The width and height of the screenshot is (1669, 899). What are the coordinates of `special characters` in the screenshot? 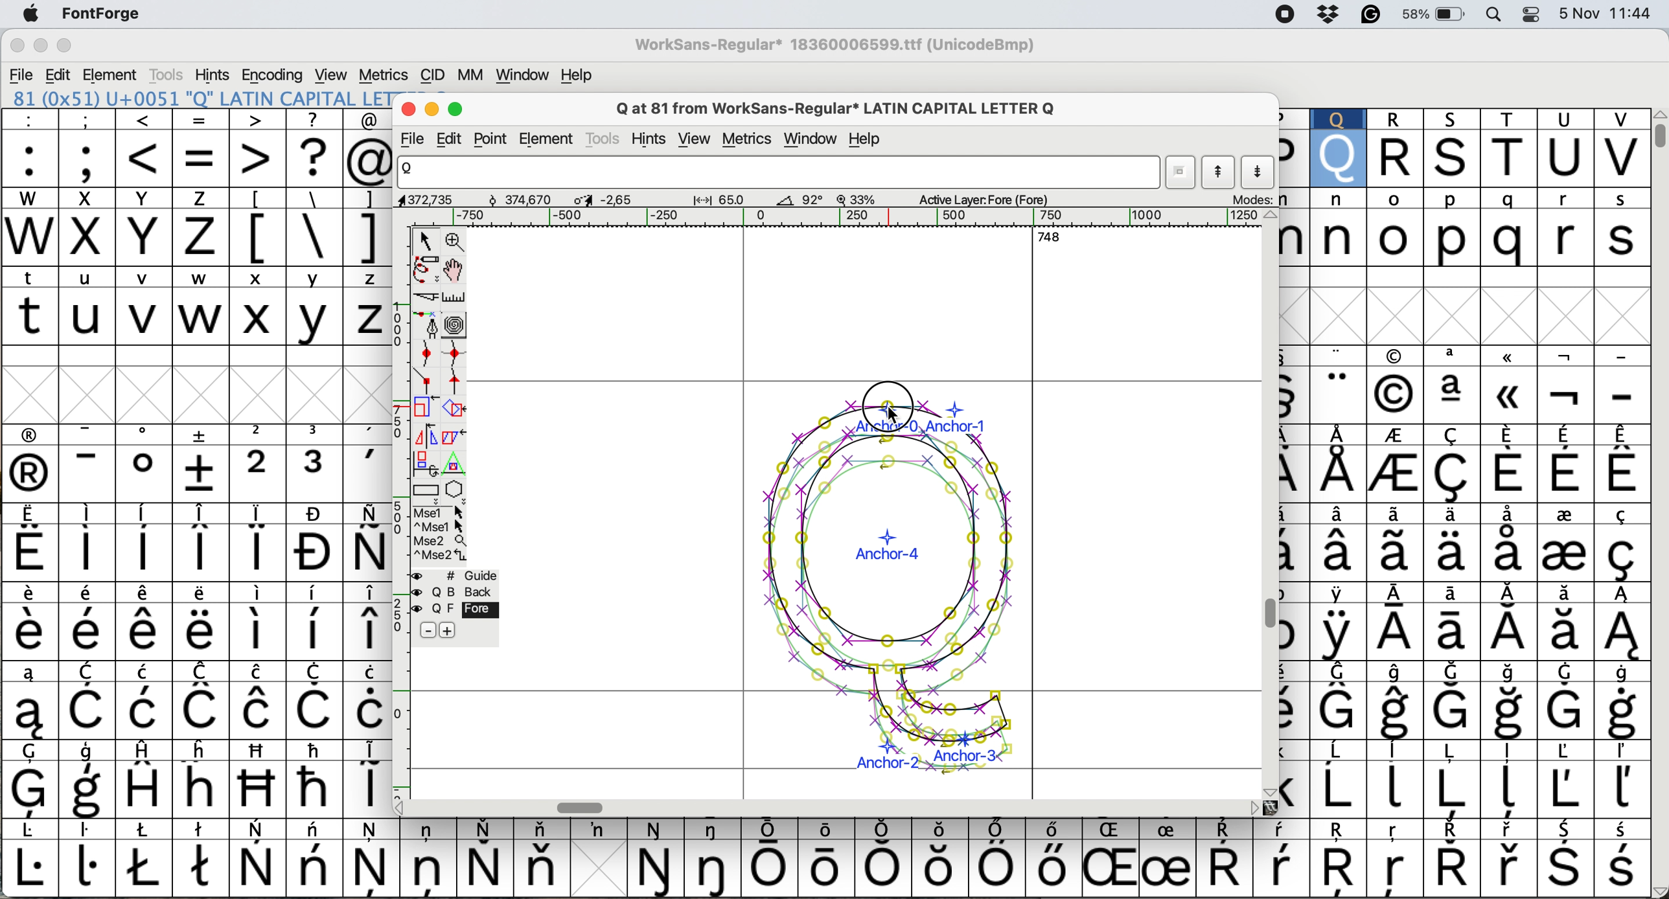 It's located at (313, 237).